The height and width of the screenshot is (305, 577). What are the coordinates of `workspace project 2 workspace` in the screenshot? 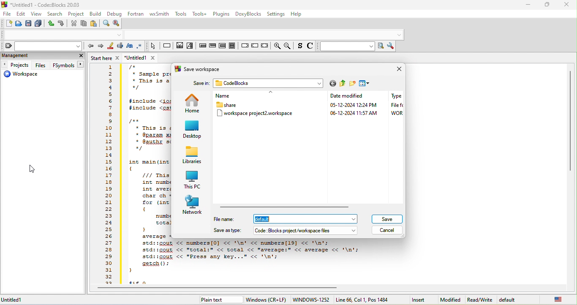 It's located at (257, 114).